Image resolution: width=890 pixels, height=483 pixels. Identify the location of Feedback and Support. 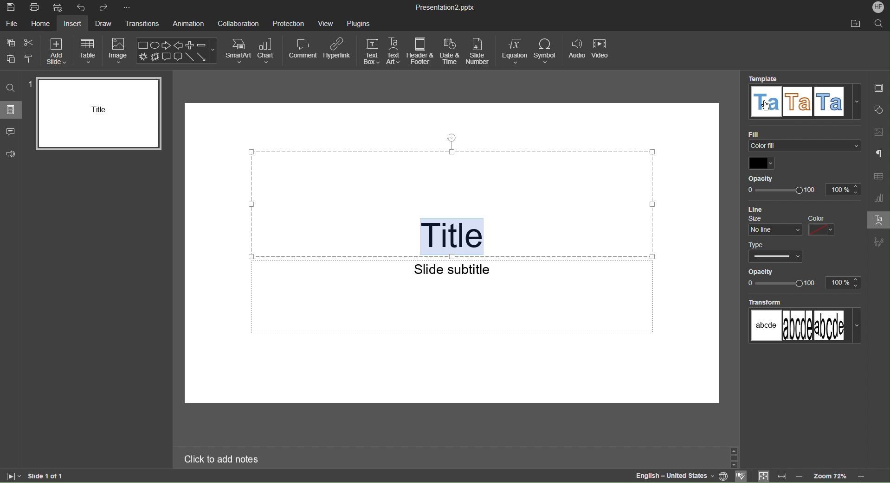
(12, 154).